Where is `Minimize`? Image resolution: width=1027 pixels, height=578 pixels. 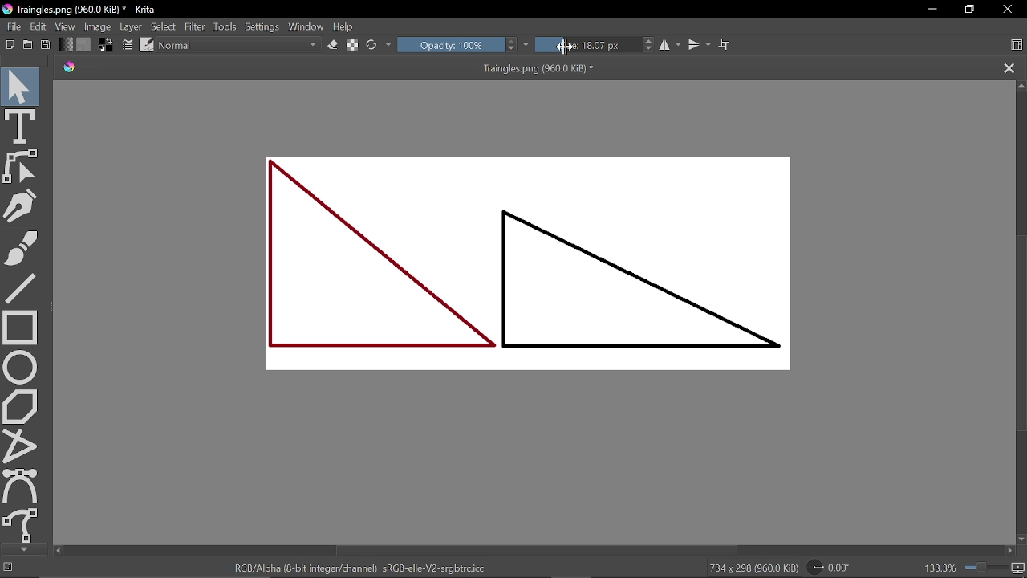
Minimize is located at coordinates (931, 9).